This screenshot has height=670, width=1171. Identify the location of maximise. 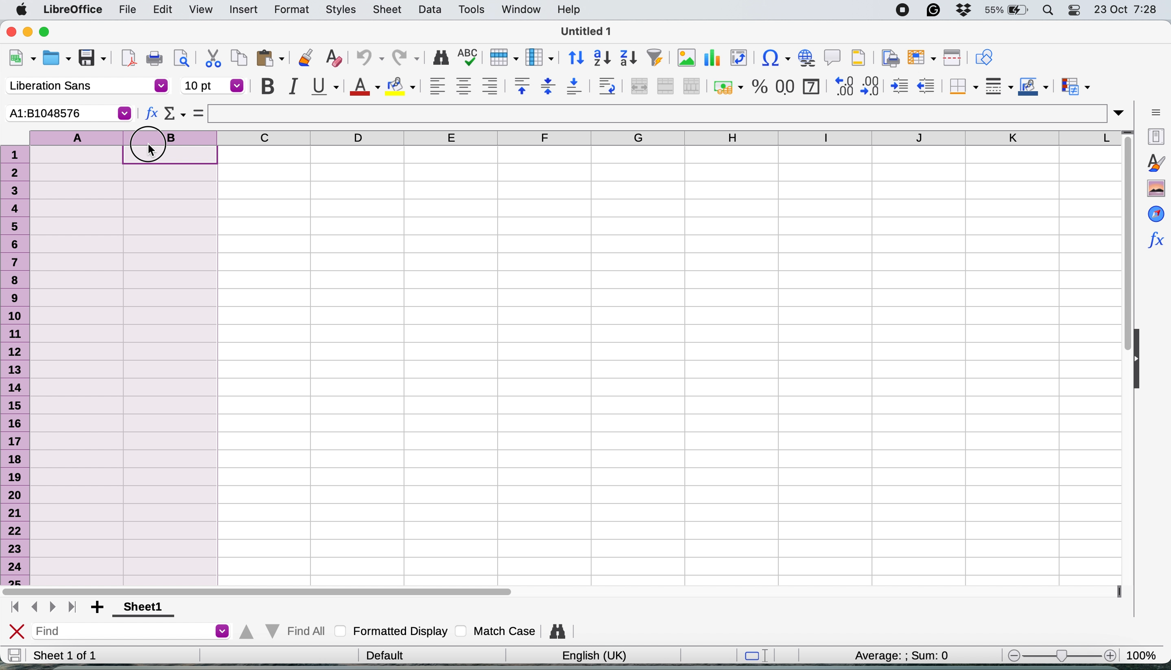
(49, 33).